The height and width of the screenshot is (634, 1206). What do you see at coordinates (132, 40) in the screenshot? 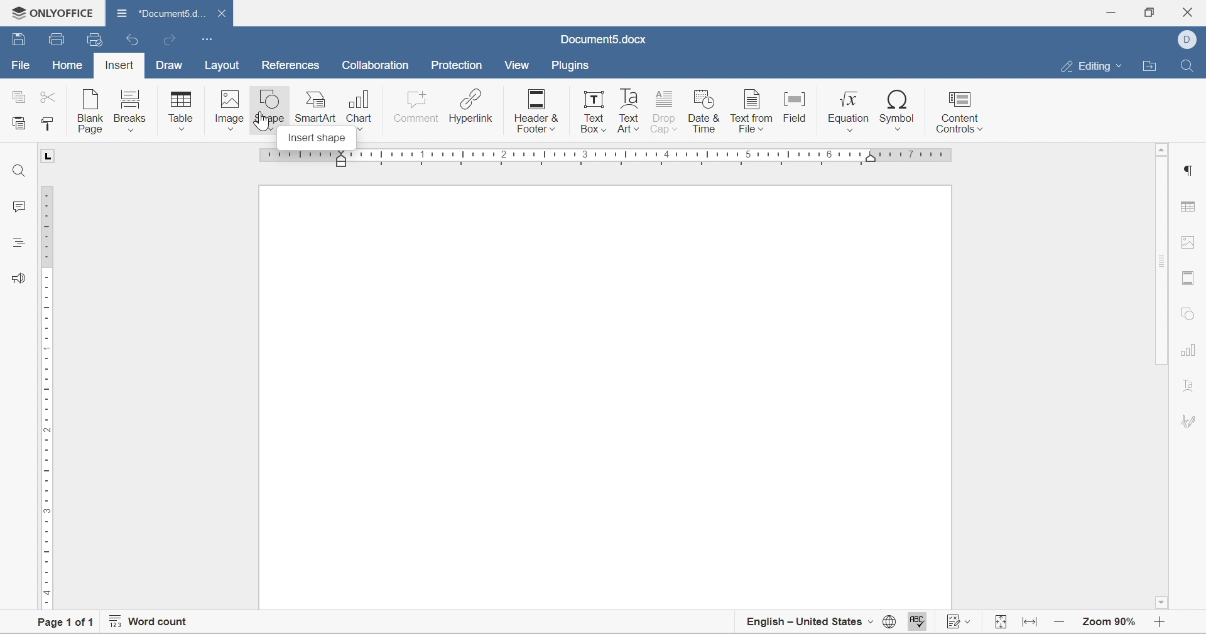
I see `undo` at bounding box center [132, 40].